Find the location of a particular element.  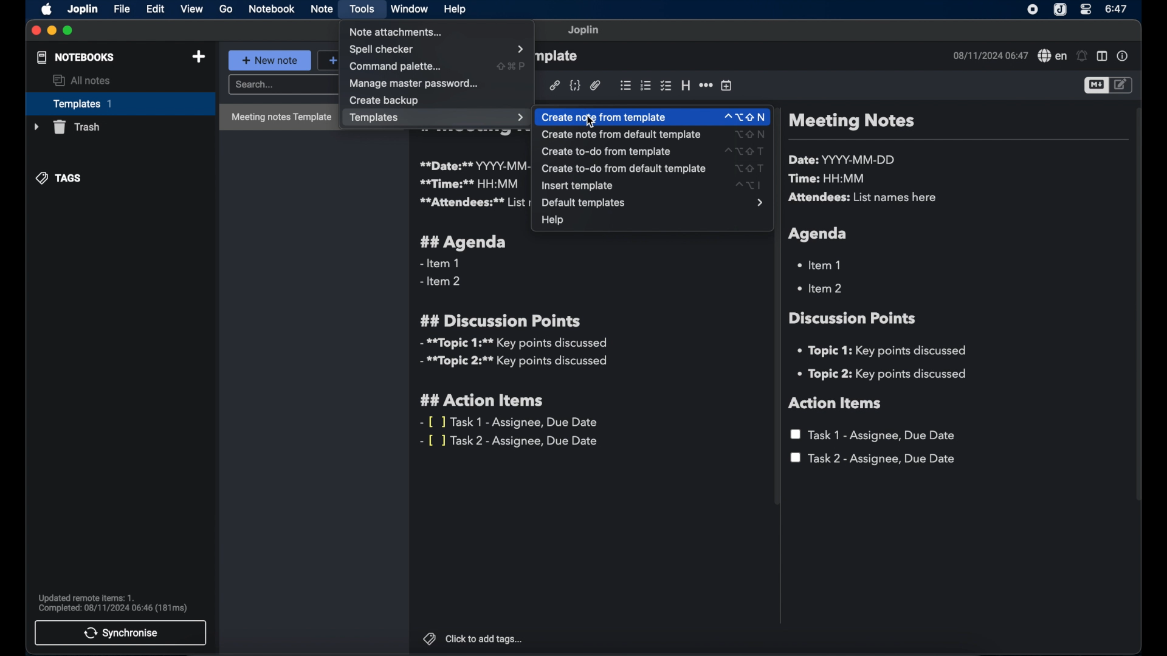

toggle editor is located at coordinates (1094, 86).